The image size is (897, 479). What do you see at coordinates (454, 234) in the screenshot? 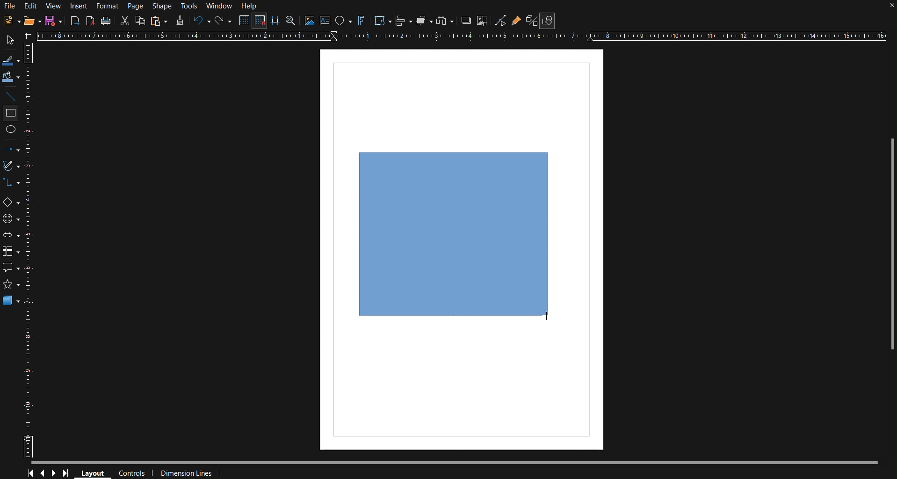
I see `Square (dragged)` at bounding box center [454, 234].